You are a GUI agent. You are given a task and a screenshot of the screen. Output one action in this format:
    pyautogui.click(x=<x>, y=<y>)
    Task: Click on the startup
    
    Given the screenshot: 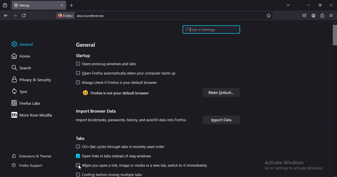 What is the action you would take?
    pyautogui.click(x=83, y=56)
    